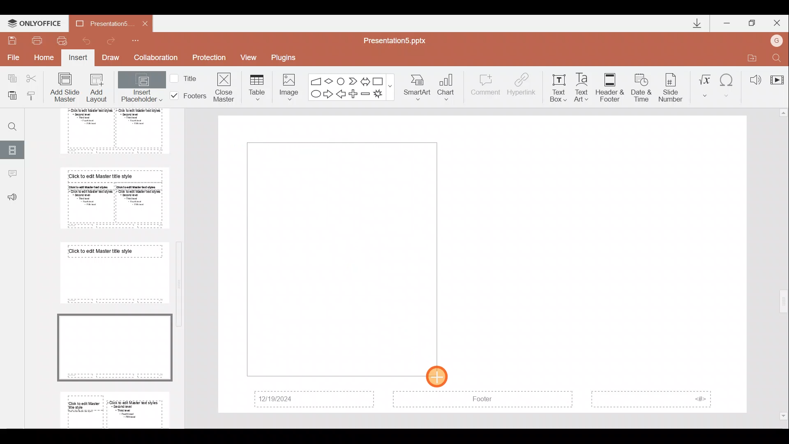 Image resolution: width=789 pixels, height=444 pixels. What do you see at coordinates (116, 408) in the screenshot?
I see `Slide 9` at bounding box center [116, 408].